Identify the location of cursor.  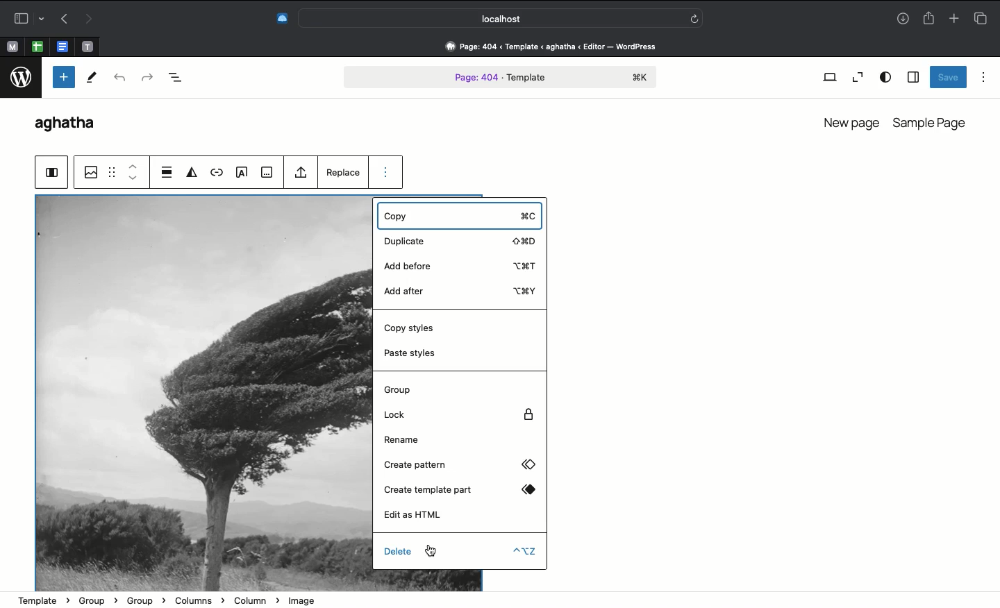
(430, 551).